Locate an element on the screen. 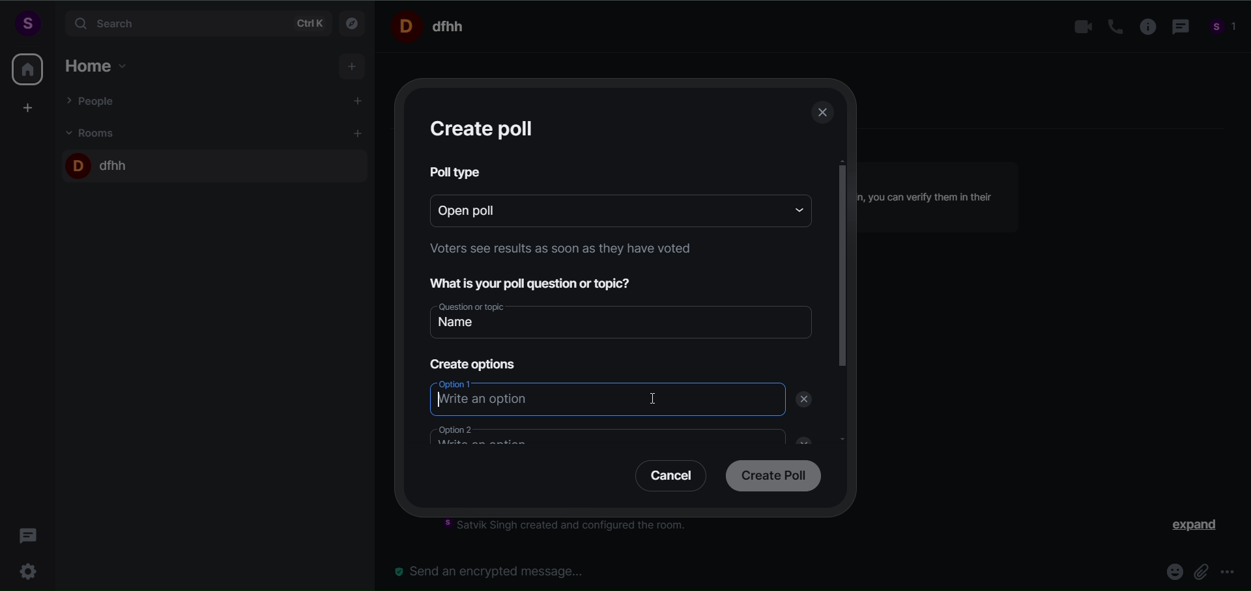 The image size is (1251, 591). rooms is located at coordinates (94, 132).